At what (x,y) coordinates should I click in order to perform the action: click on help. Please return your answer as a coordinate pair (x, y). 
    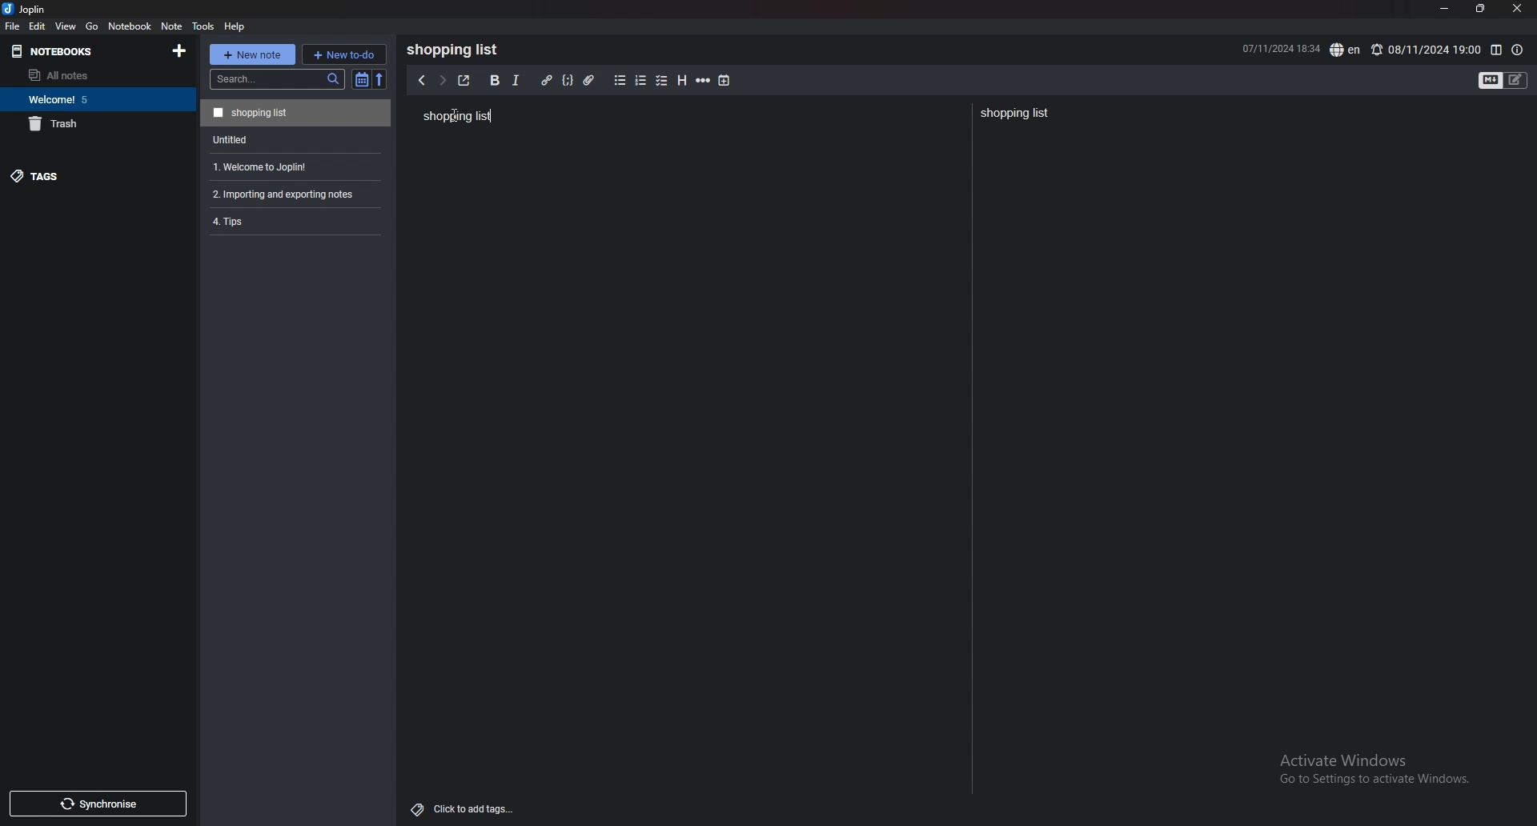
    Looking at the image, I should click on (235, 26).